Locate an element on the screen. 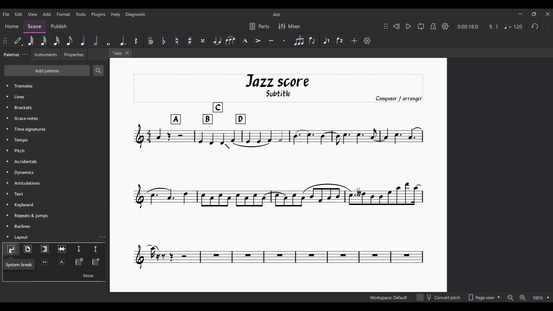 This screenshot has width=553, height=311. Slur is located at coordinates (230, 41).